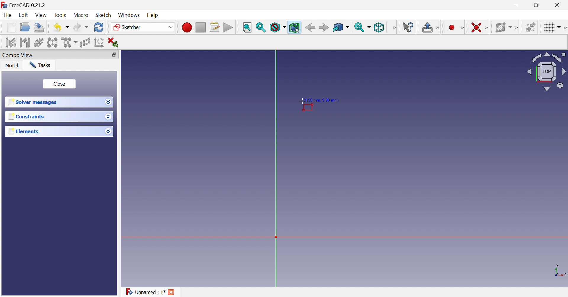  What do you see at coordinates (330, 203) in the screenshot?
I see `canvas` at bounding box center [330, 203].